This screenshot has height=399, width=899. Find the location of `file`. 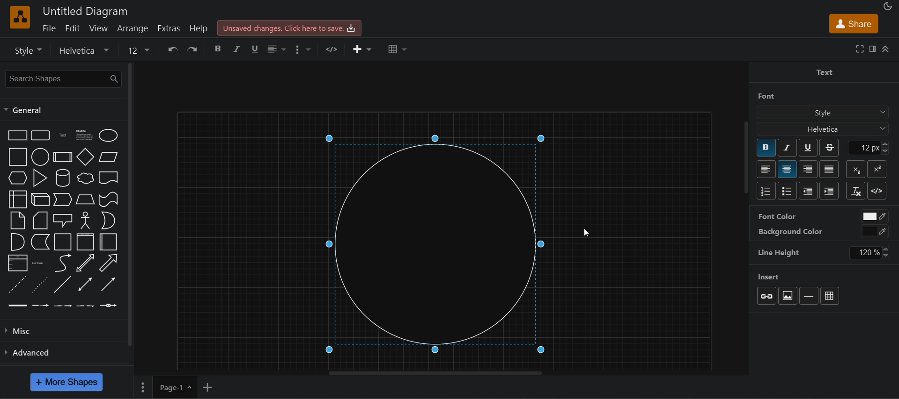

file is located at coordinates (51, 29).